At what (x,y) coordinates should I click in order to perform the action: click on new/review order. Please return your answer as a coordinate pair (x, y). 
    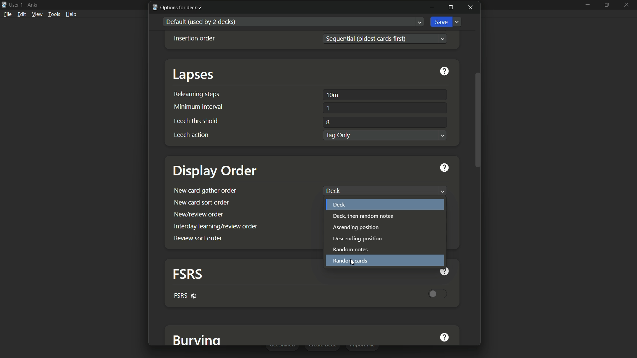
    Looking at the image, I should click on (198, 214).